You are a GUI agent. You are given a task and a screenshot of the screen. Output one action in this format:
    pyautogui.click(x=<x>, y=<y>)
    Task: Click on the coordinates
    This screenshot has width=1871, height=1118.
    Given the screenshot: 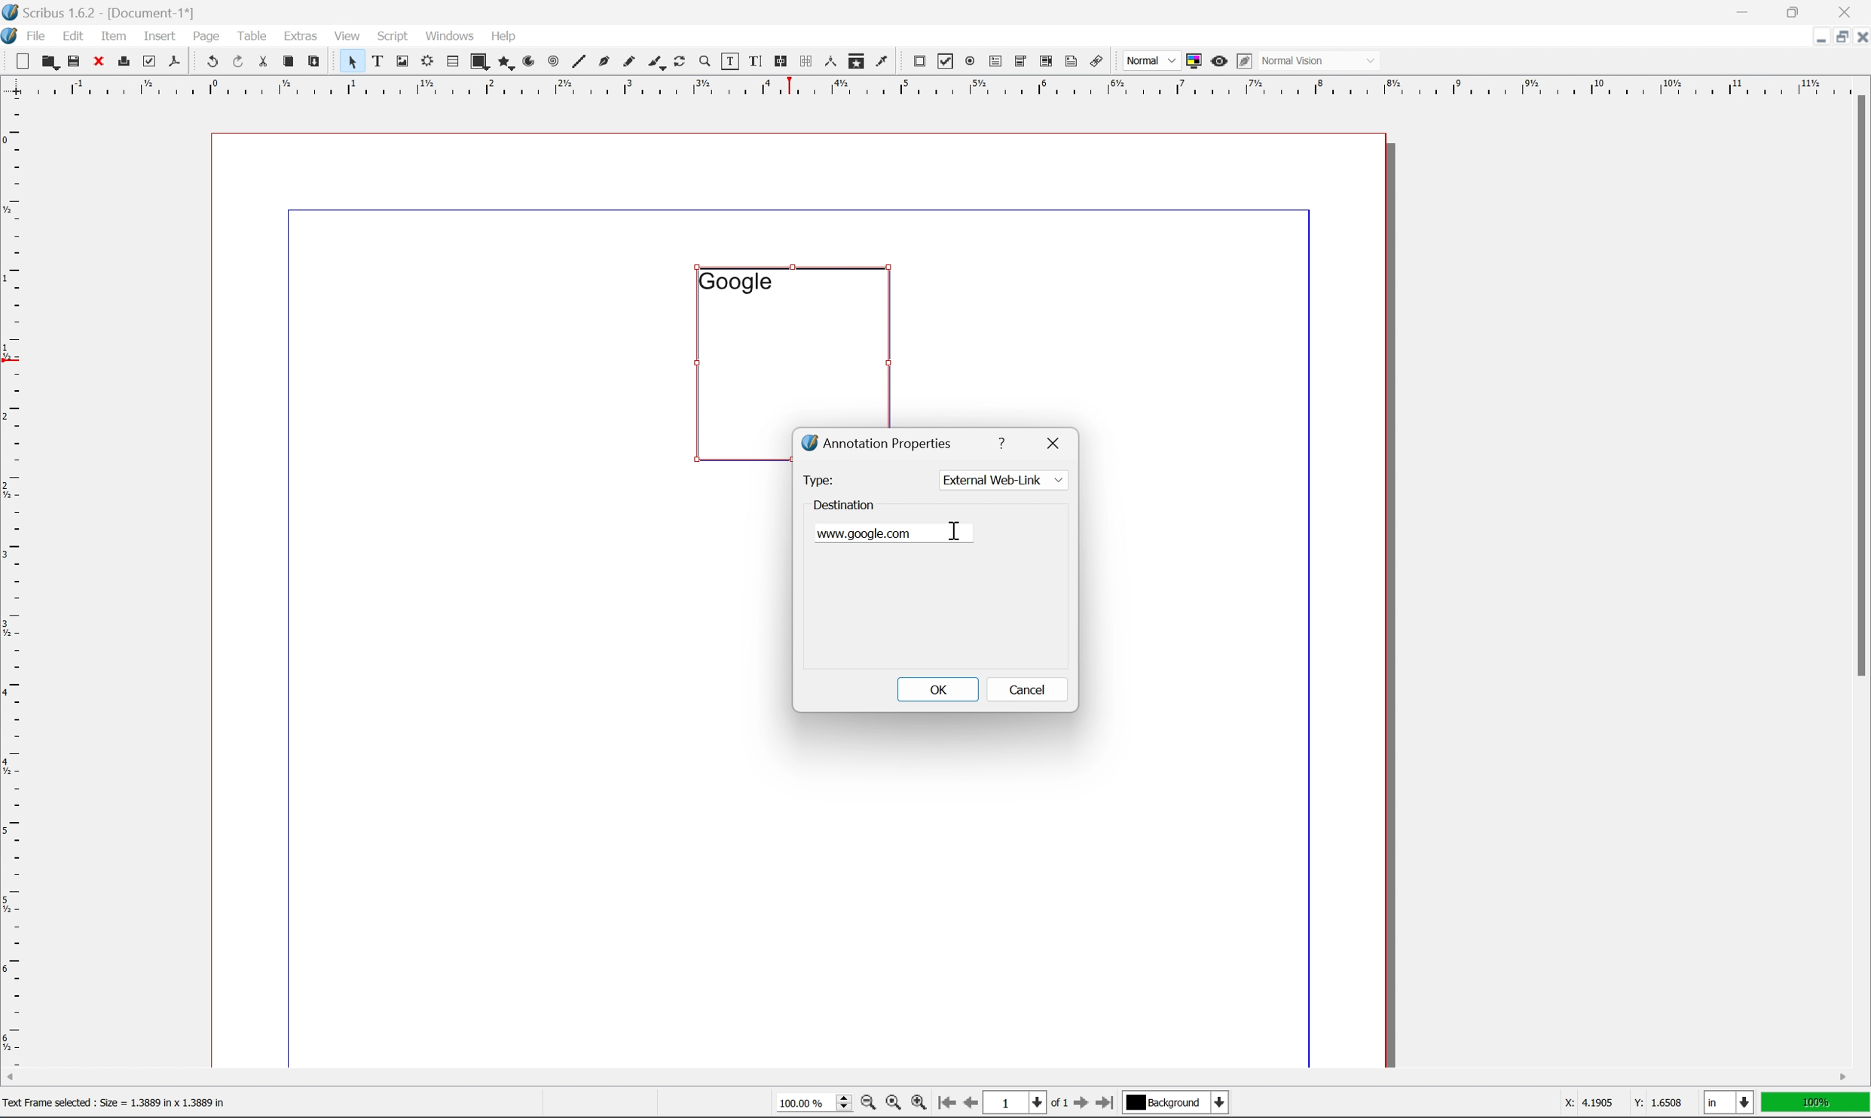 What is the action you would take?
    pyautogui.click(x=1613, y=1103)
    